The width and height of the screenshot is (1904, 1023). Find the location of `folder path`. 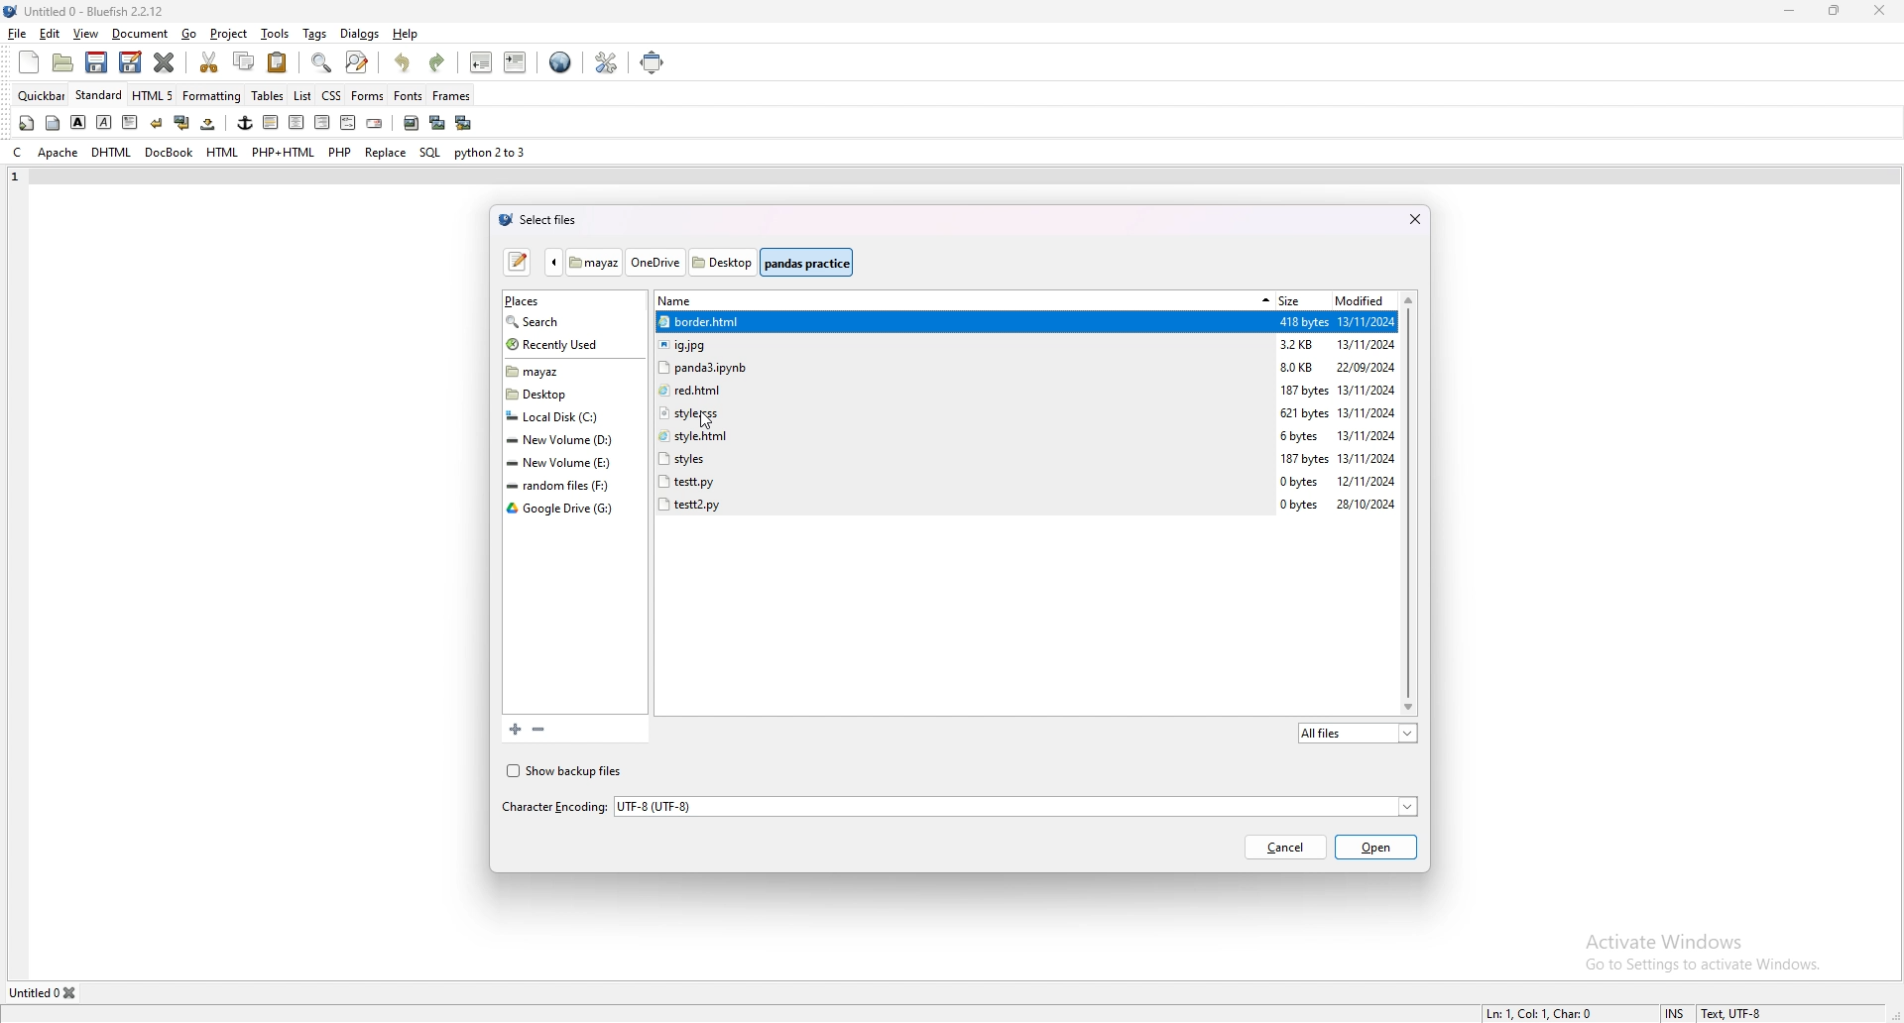

folder path is located at coordinates (699, 261).